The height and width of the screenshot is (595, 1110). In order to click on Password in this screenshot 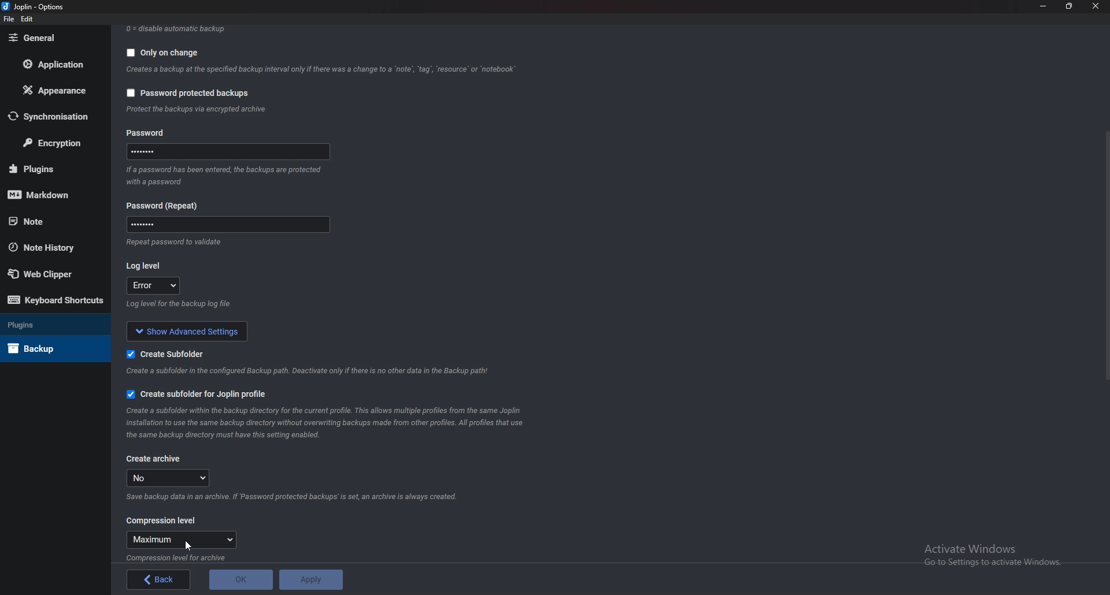, I will do `click(227, 224)`.